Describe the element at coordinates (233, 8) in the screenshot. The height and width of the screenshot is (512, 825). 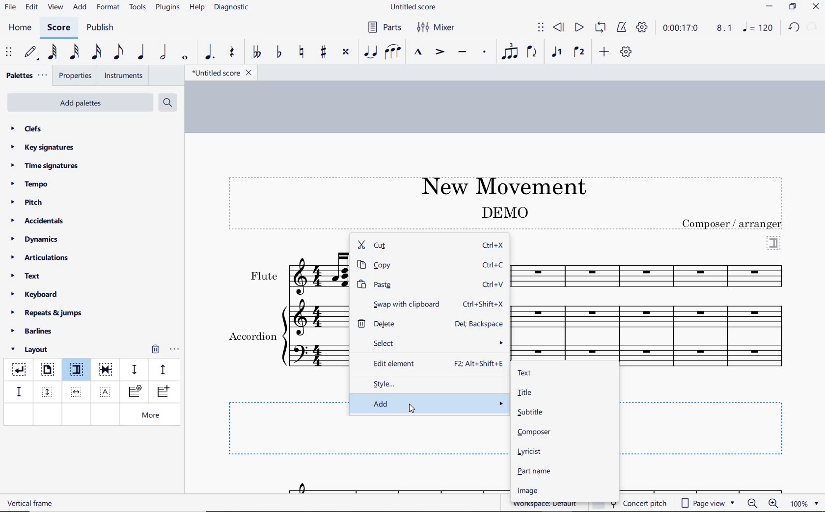
I see `diagnostic` at that location.